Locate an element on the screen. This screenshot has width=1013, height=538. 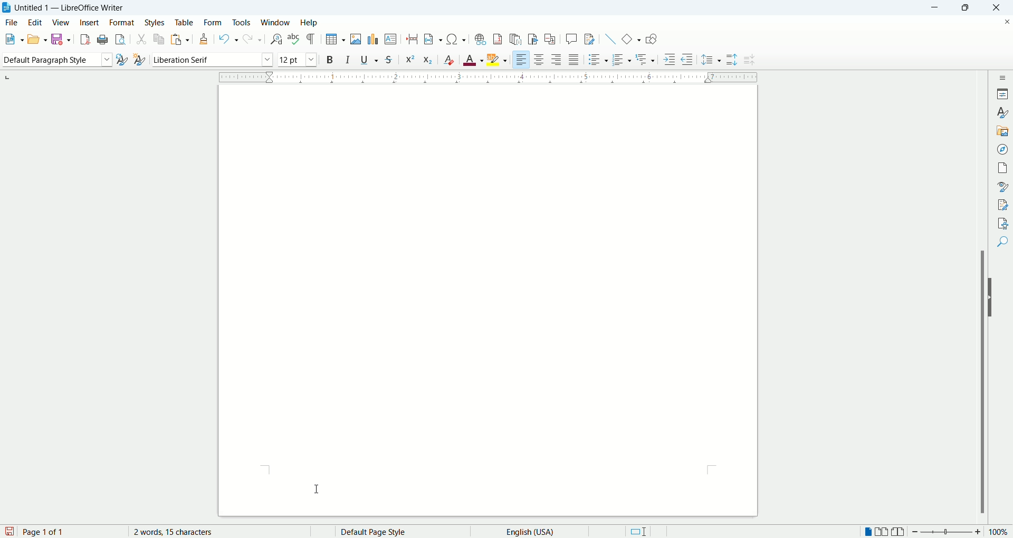
navigator is located at coordinates (1004, 148).